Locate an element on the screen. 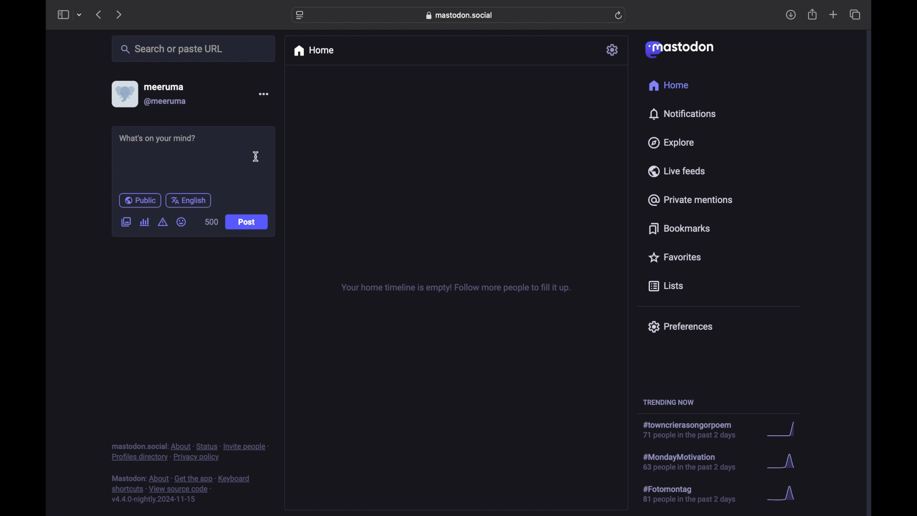 The height and width of the screenshot is (516, 917). your home timeline is  empty! follow for more tips is located at coordinates (455, 288).